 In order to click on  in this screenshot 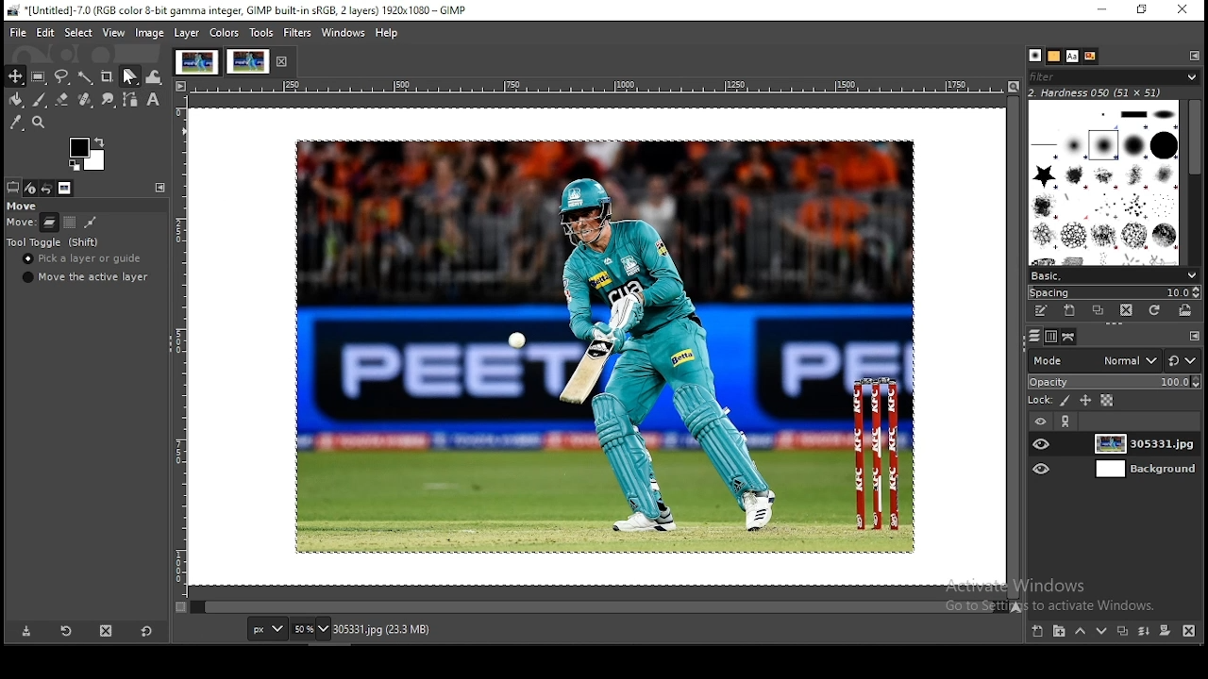, I will do `click(62, 99)`.